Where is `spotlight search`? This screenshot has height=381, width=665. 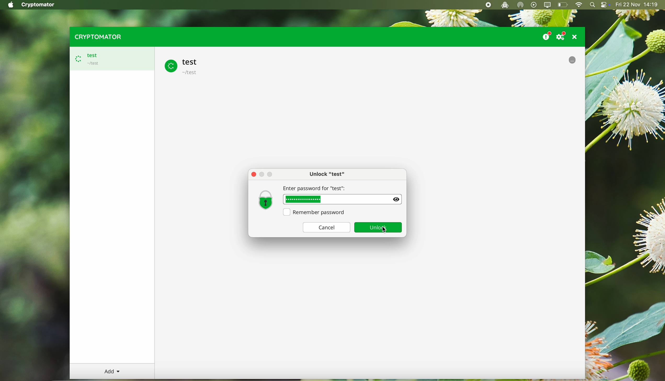
spotlight search is located at coordinates (592, 5).